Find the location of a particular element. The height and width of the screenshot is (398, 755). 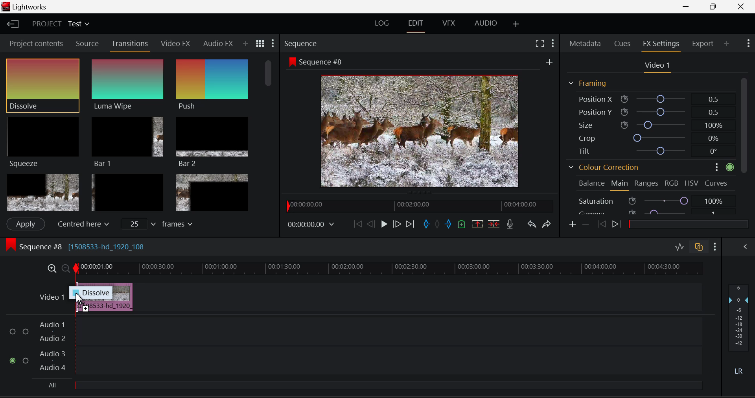

Preview Screen Altered is located at coordinates (417, 130).